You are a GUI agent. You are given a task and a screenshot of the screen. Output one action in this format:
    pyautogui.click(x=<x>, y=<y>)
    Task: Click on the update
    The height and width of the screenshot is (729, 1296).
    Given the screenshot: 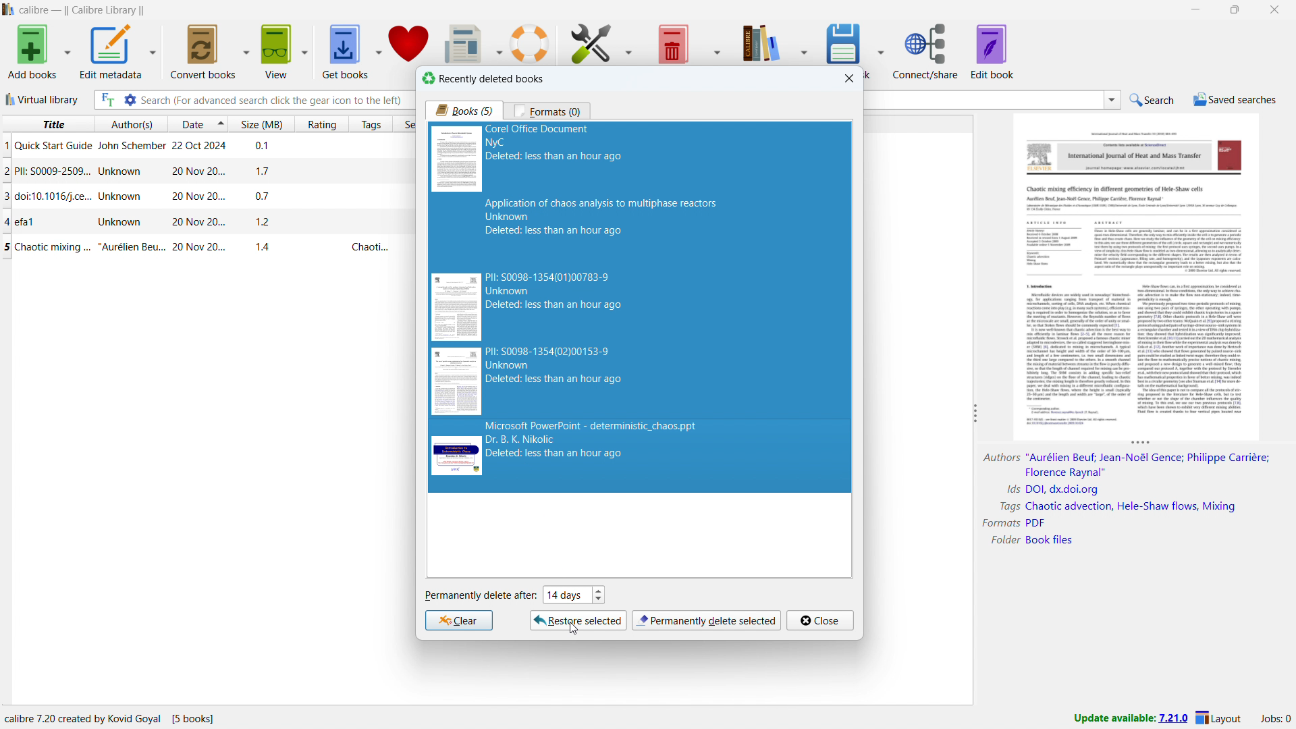 What is the action you would take?
    pyautogui.click(x=1130, y=719)
    